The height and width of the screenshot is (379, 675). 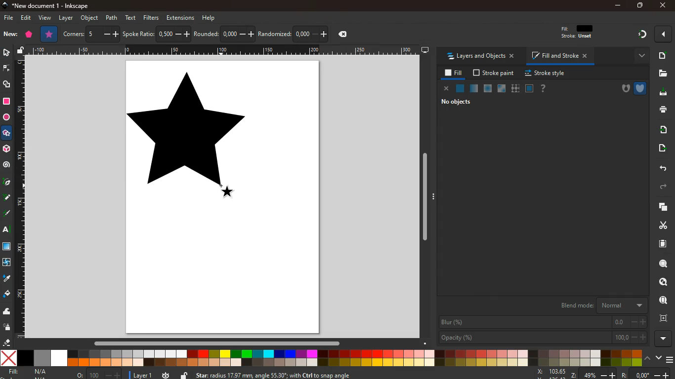 I want to click on corners, so click(x=91, y=34).